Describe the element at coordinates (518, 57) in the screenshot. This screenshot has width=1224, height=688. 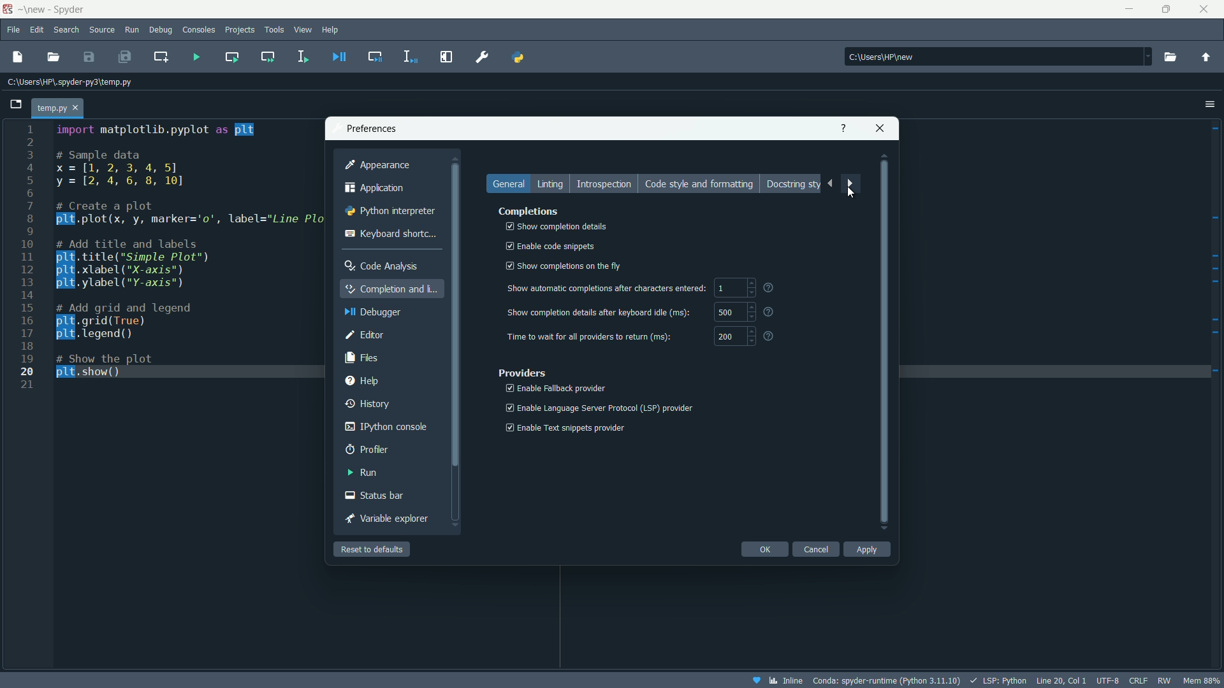
I see `python path manager` at that location.